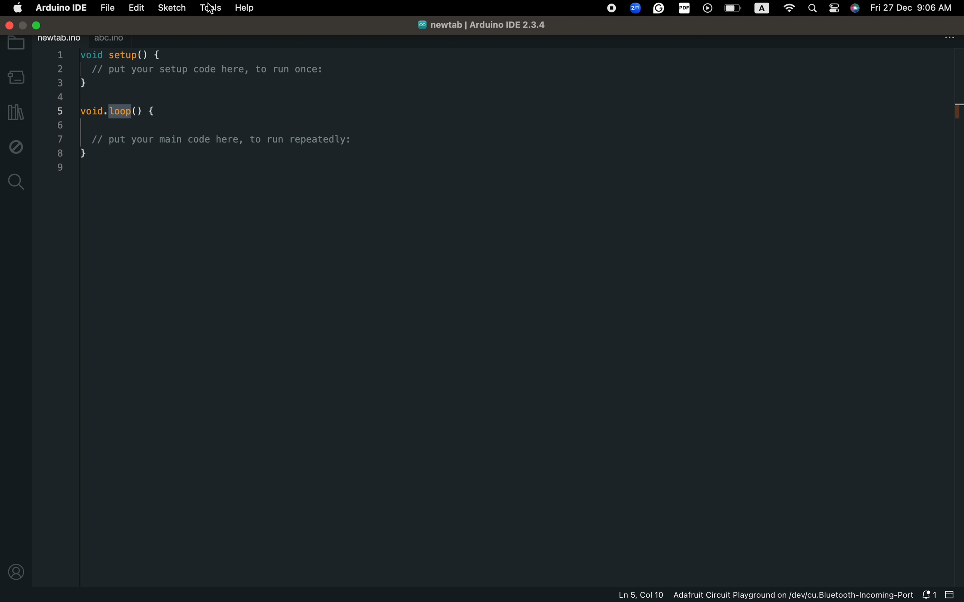 The width and height of the screenshot is (964, 602). Describe the element at coordinates (16, 44) in the screenshot. I see `folder` at that location.